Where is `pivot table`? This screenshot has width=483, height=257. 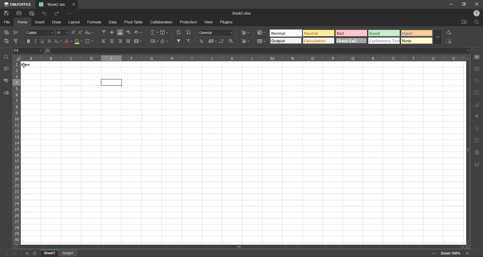 pivot table is located at coordinates (134, 22).